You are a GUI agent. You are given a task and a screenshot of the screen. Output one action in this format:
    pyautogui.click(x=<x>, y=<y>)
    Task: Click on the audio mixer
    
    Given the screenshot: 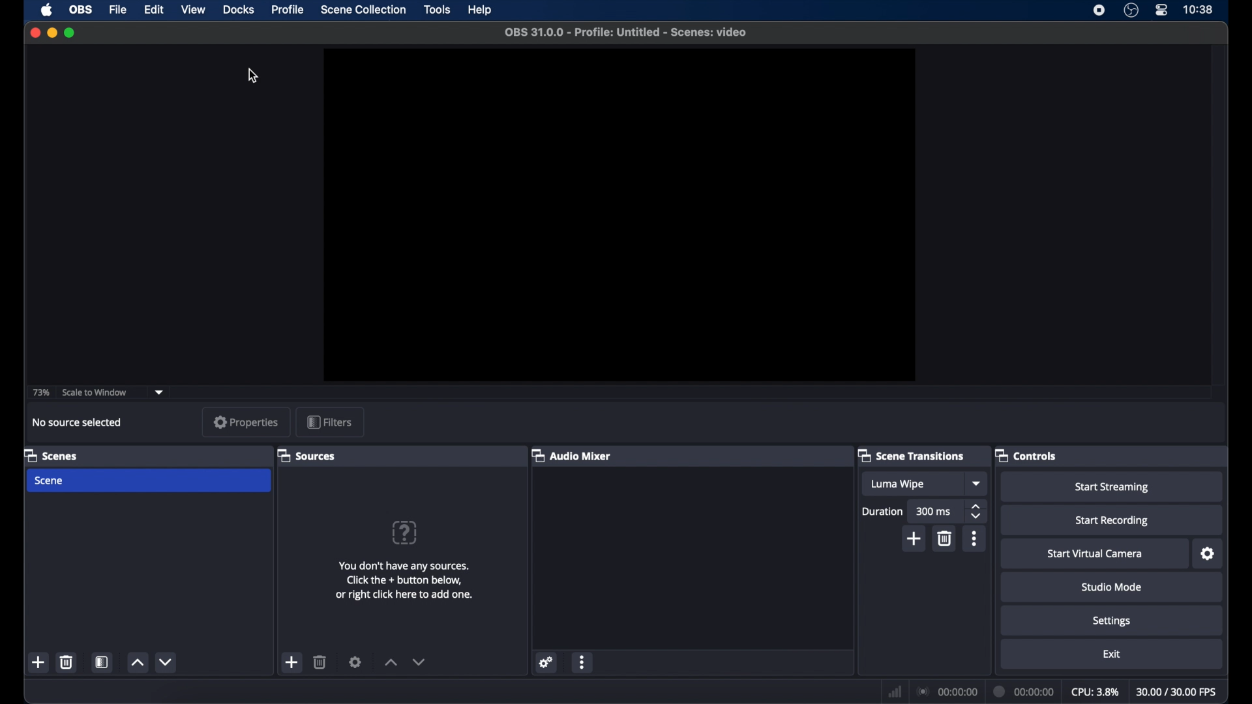 What is the action you would take?
    pyautogui.click(x=573, y=456)
    